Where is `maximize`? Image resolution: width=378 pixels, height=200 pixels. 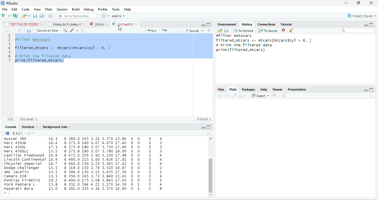
maximize is located at coordinates (371, 25).